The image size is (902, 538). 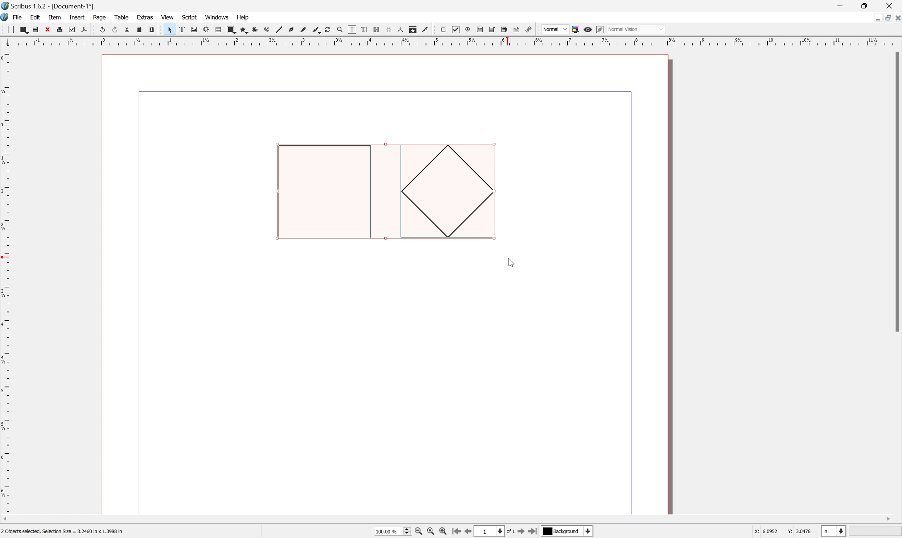 What do you see at coordinates (168, 30) in the screenshot?
I see `select item` at bounding box center [168, 30].